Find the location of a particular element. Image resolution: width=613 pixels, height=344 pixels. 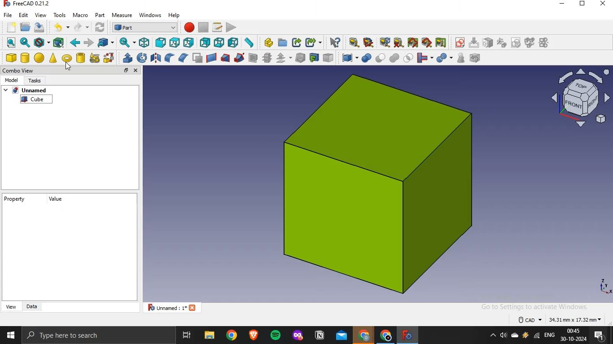

property is located at coordinates (18, 199).